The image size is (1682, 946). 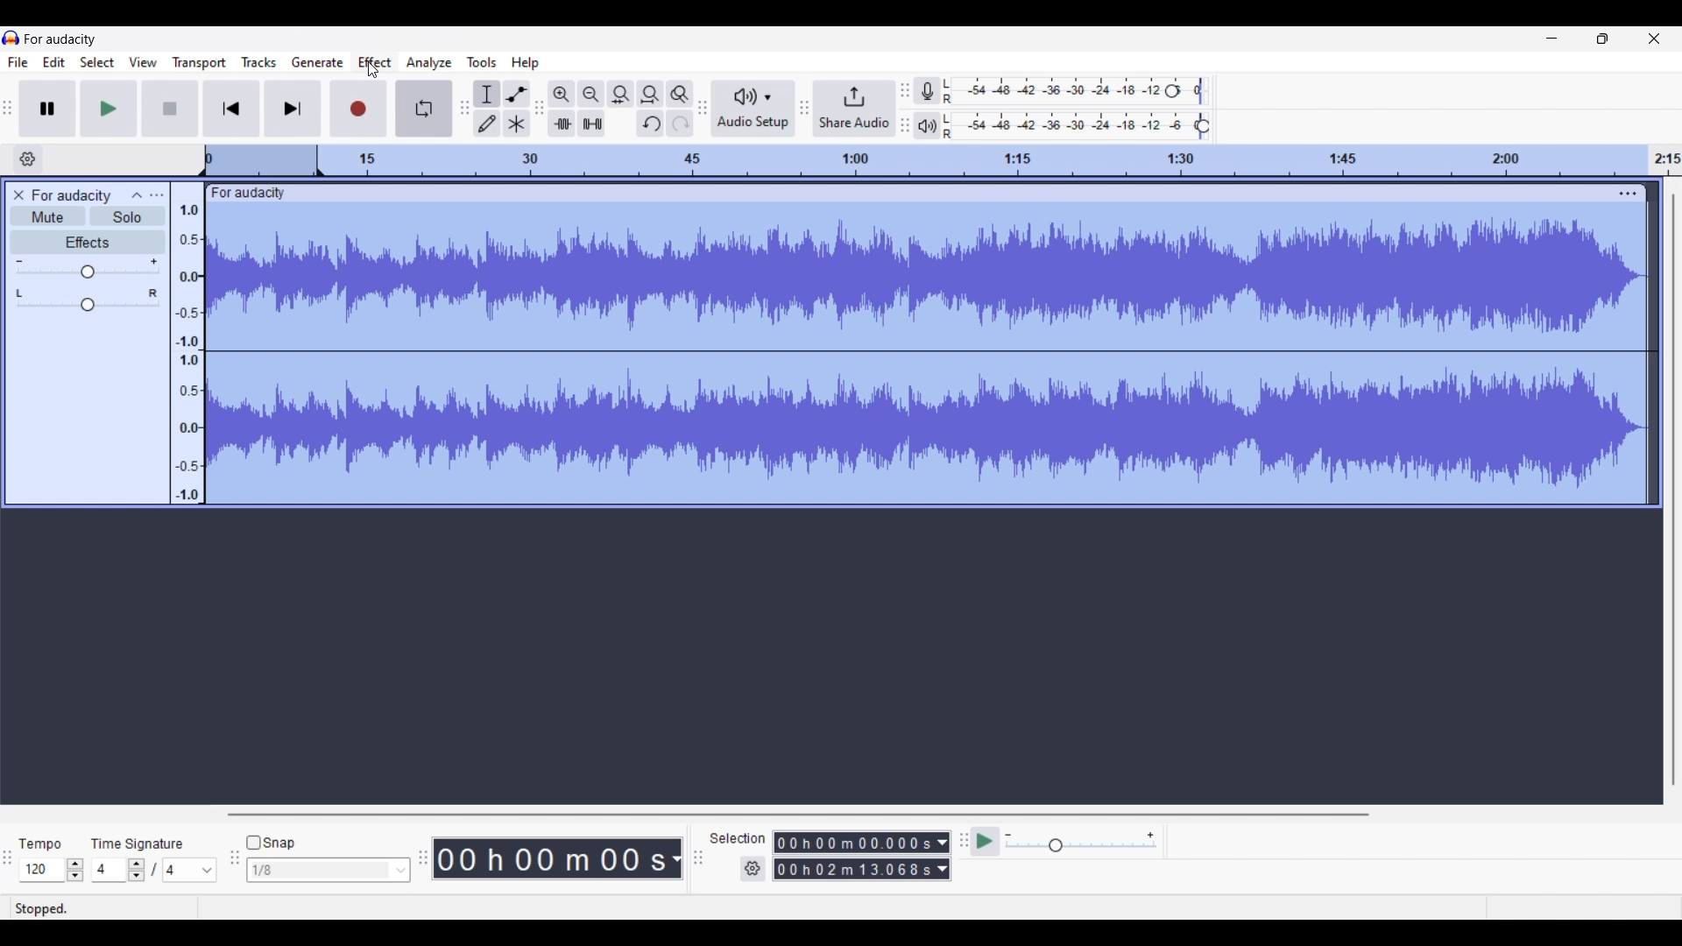 I want to click on Solo, so click(x=128, y=216).